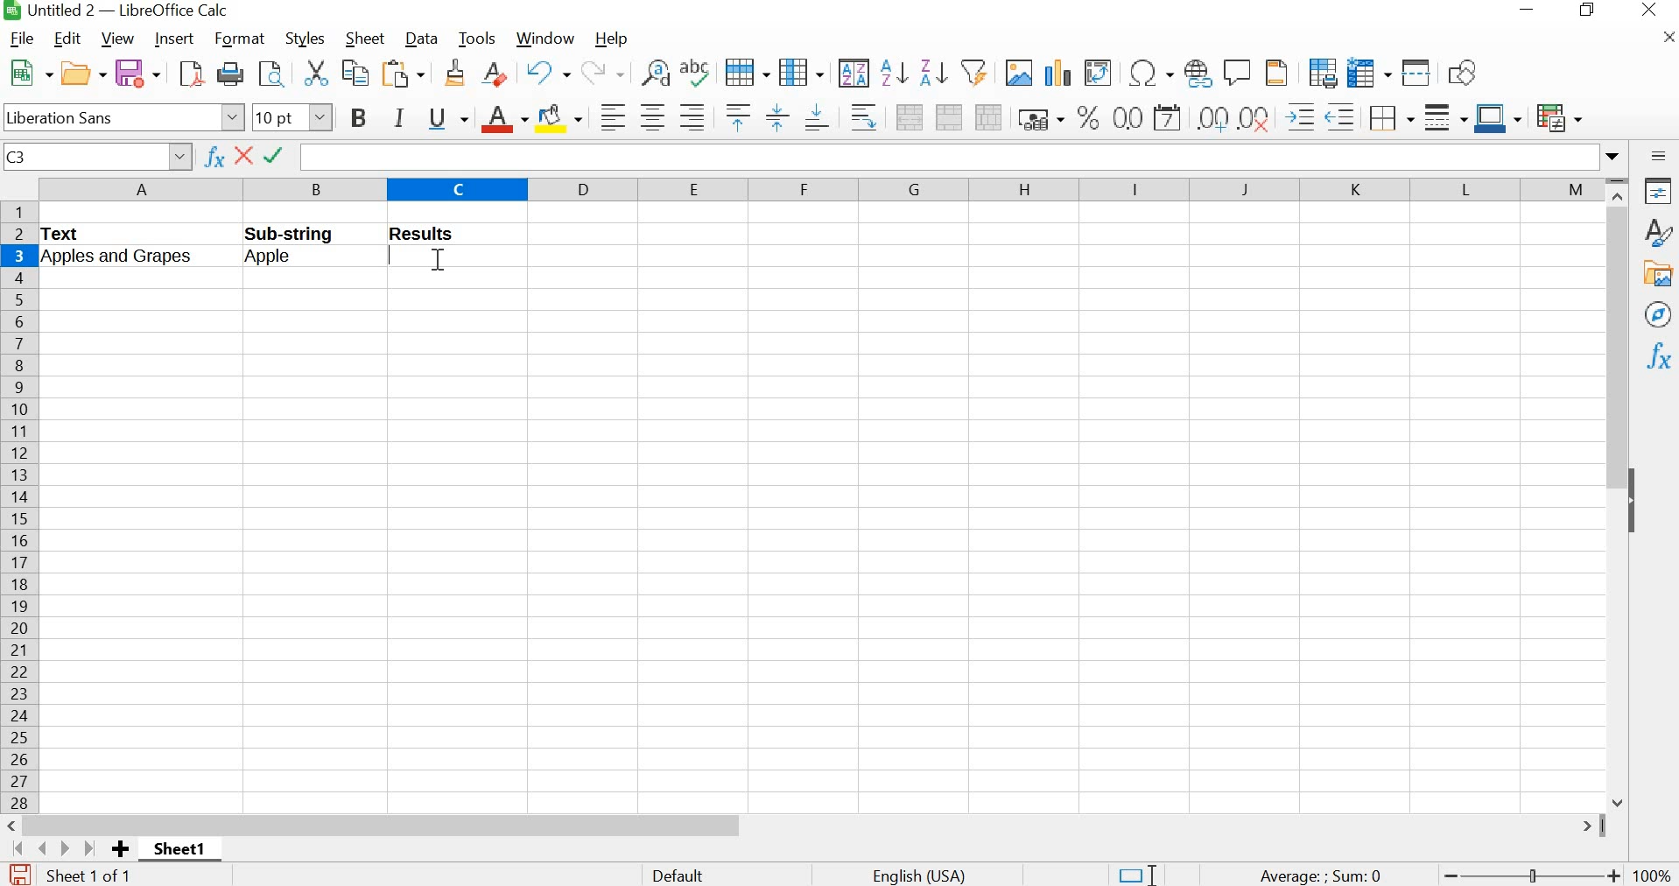  Describe the element at coordinates (1149, 74) in the screenshot. I see `insert special characters` at that location.